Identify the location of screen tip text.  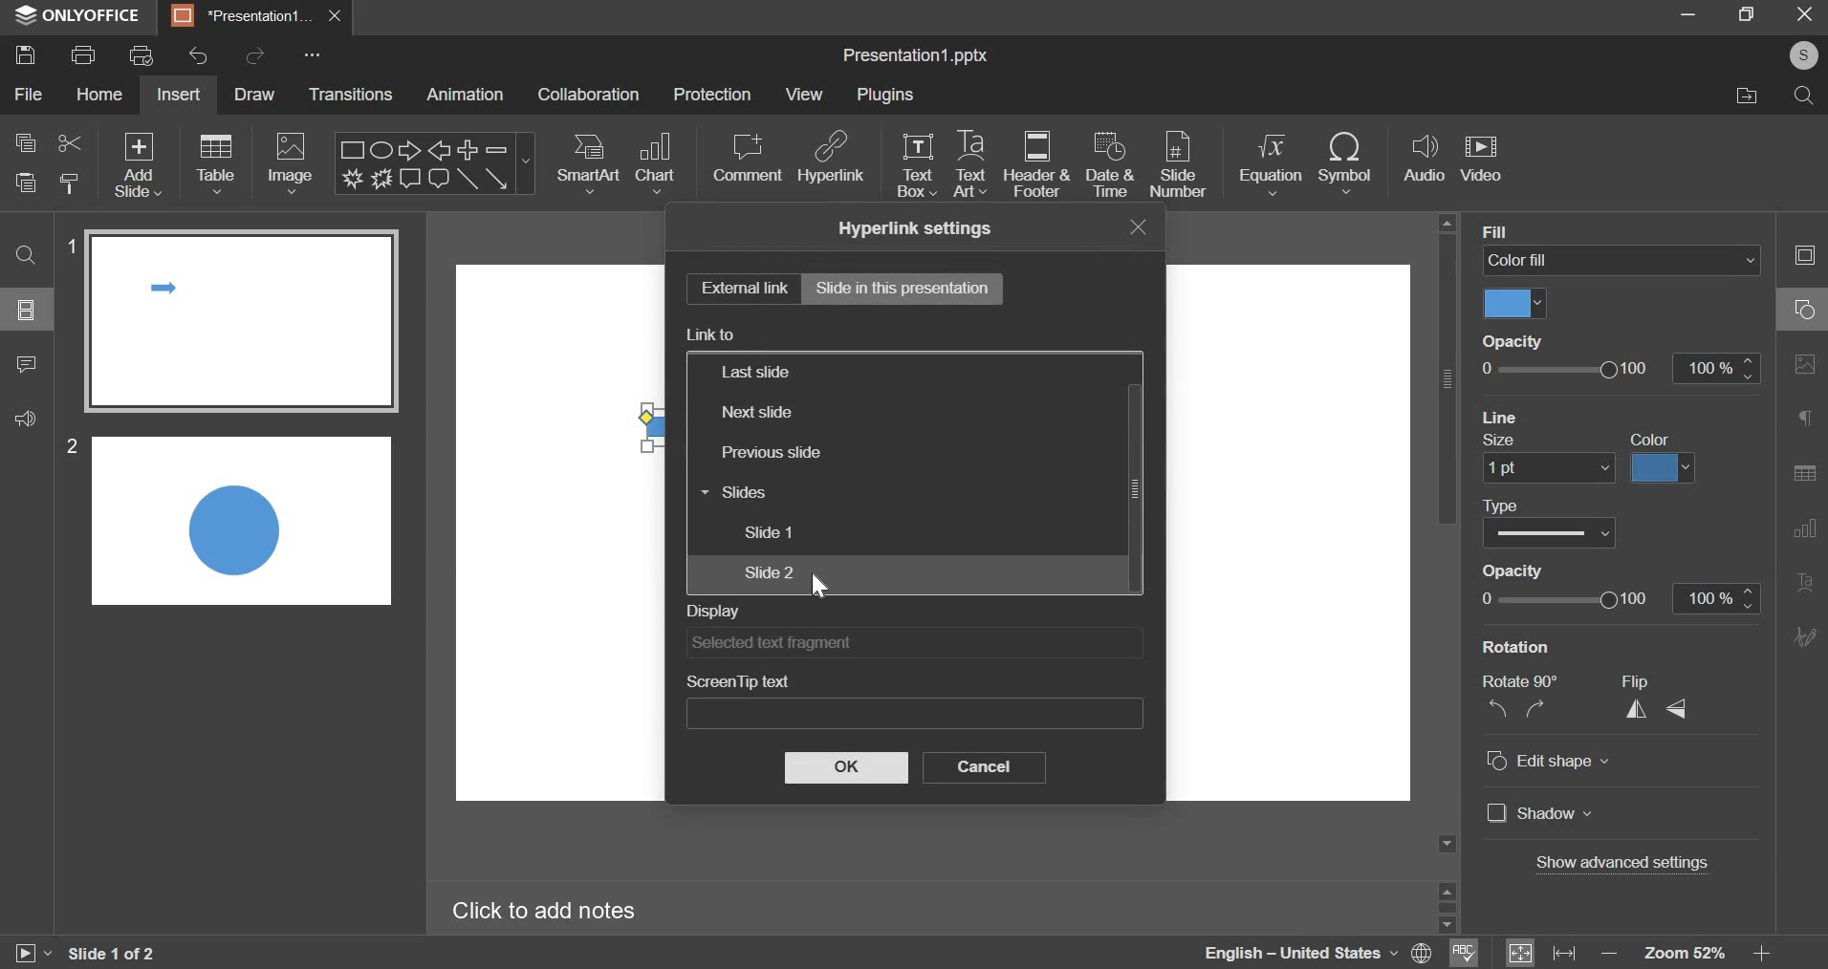
(737, 683).